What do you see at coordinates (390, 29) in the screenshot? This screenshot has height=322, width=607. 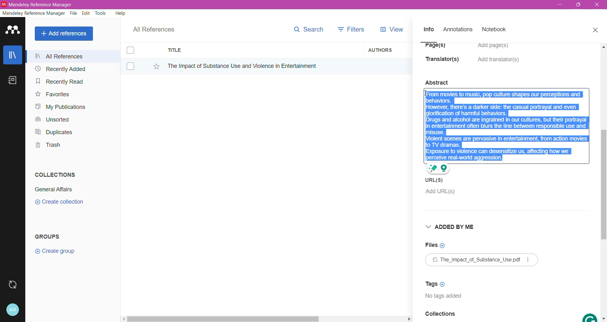 I see `View` at bounding box center [390, 29].